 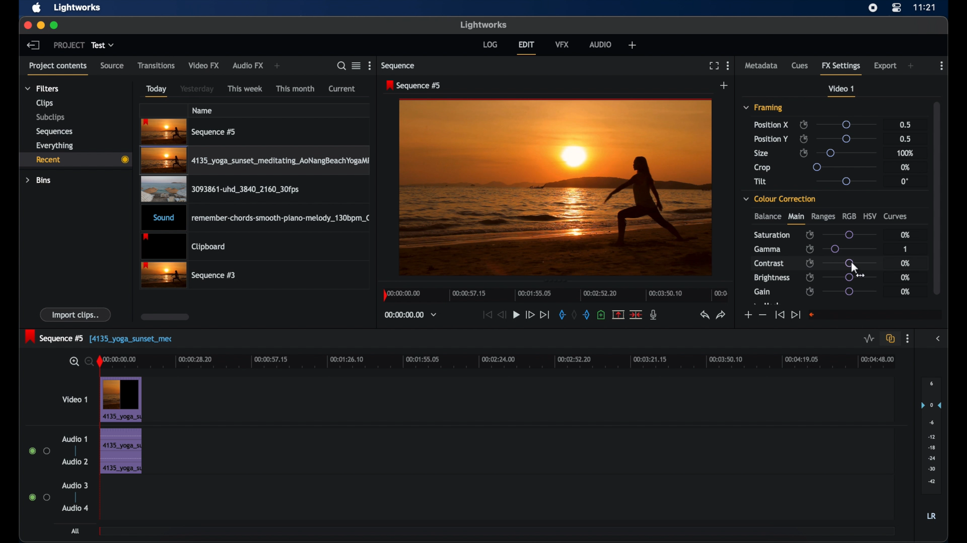 What do you see at coordinates (847, 139) in the screenshot?
I see `slider` at bounding box center [847, 139].